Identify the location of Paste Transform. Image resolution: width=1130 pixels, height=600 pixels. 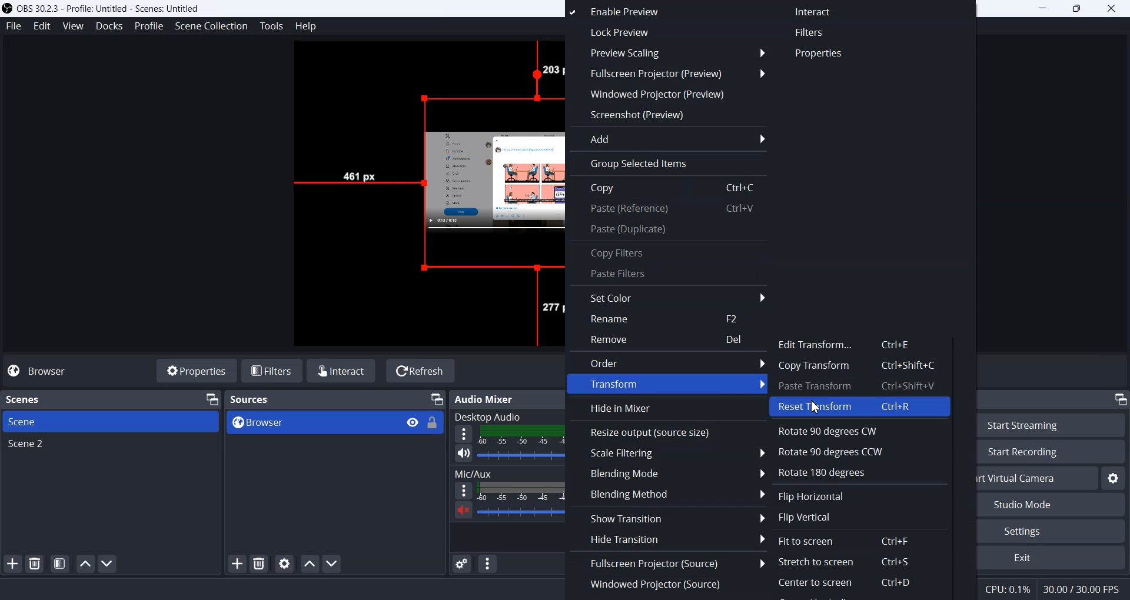
(860, 385).